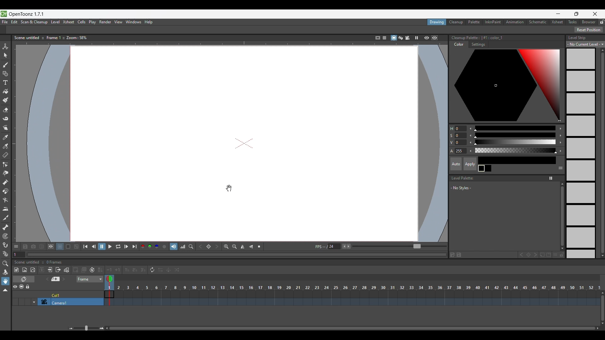 This screenshot has height=340, width=605. What do you see at coordinates (5, 200) in the screenshot?
I see `Bender tool` at bounding box center [5, 200].